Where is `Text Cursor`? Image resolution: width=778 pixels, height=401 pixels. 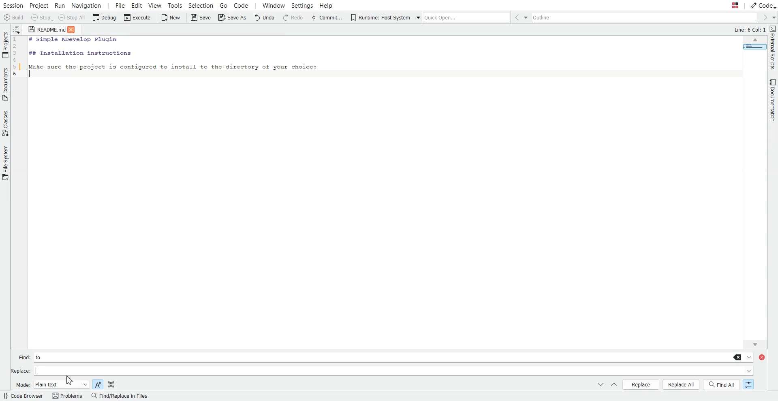 Text Cursor is located at coordinates (32, 75).